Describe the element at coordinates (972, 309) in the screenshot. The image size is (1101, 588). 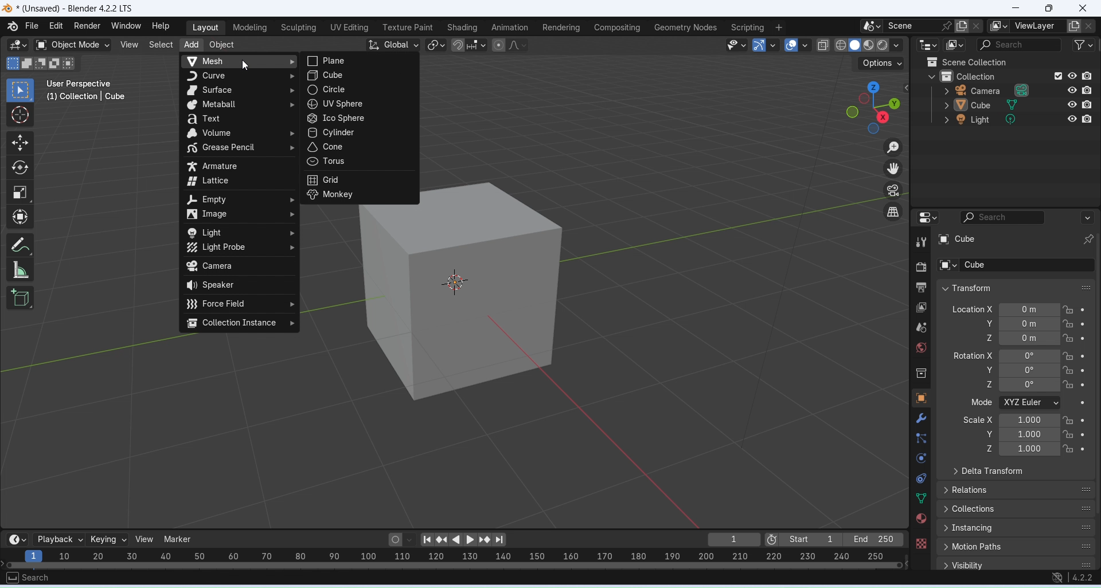
I see `Location X` at that location.